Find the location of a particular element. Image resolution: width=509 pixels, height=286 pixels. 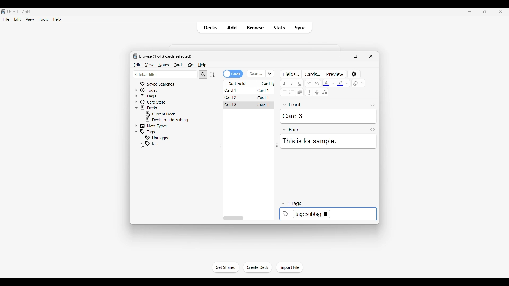

Record audio is located at coordinates (317, 92).